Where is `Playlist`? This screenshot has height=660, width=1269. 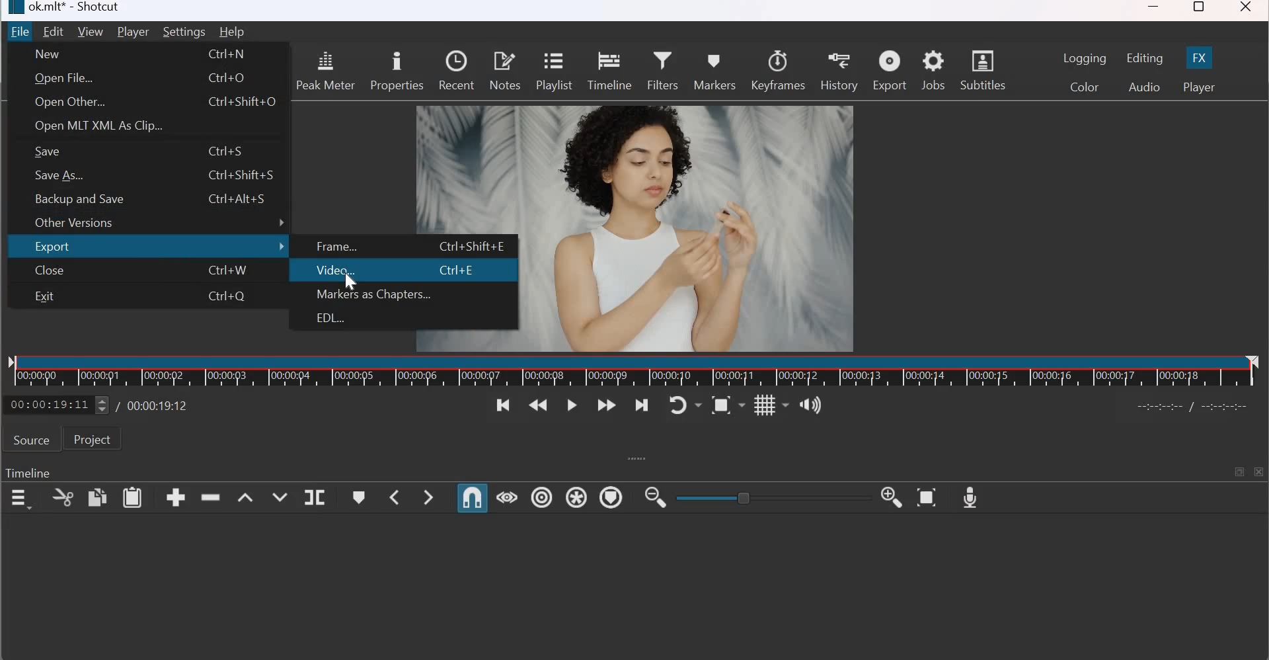 Playlist is located at coordinates (557, 72).